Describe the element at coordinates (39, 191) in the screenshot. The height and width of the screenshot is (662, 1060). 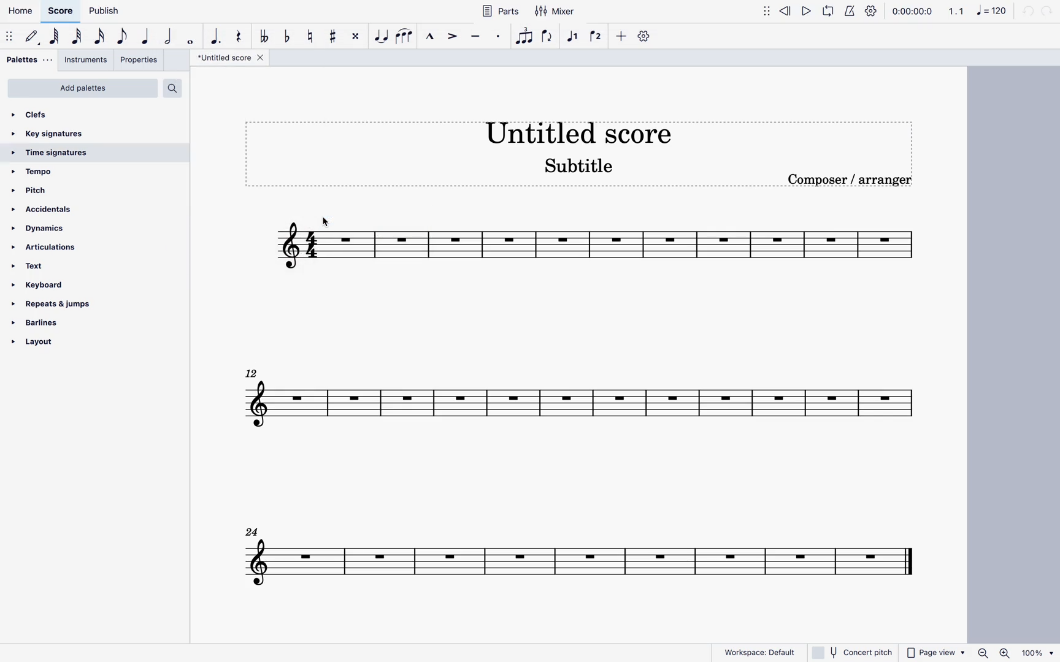
I see `pitch` at that location.